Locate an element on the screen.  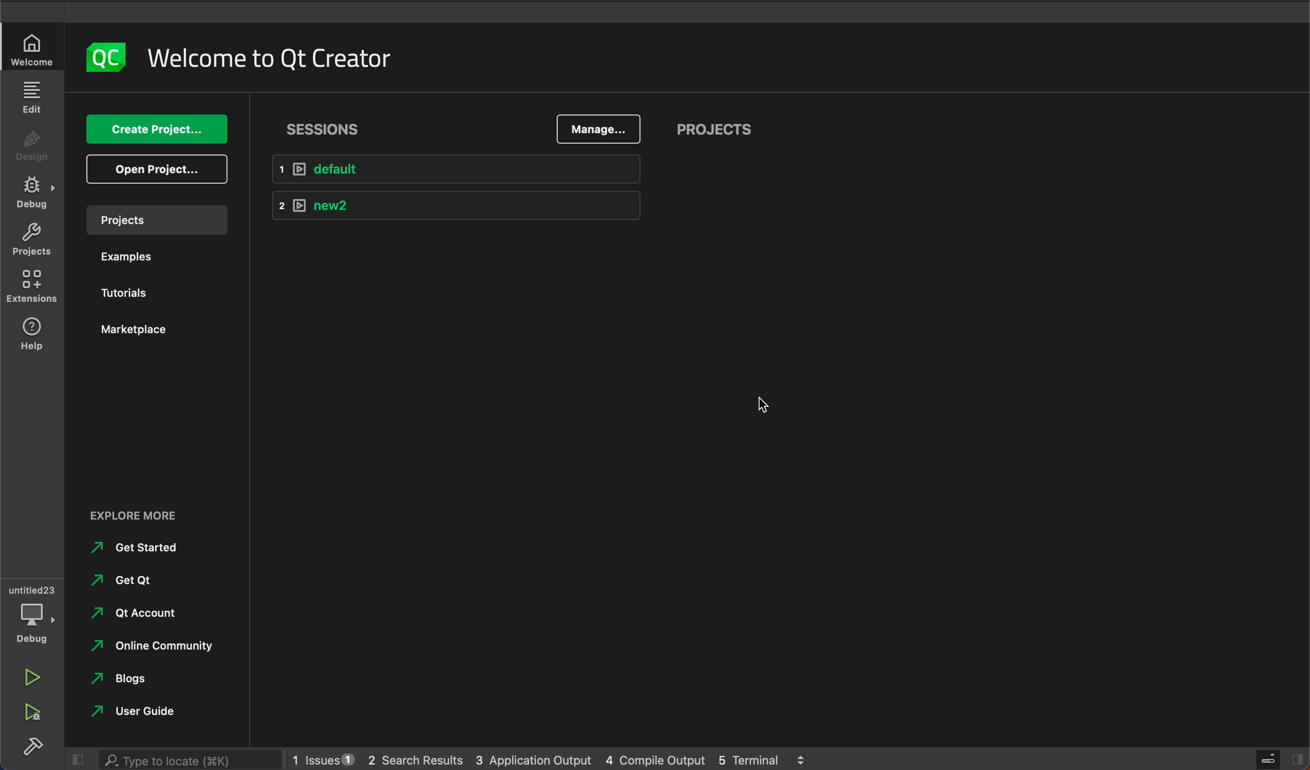
sessions is located at coordinates (328, 126).